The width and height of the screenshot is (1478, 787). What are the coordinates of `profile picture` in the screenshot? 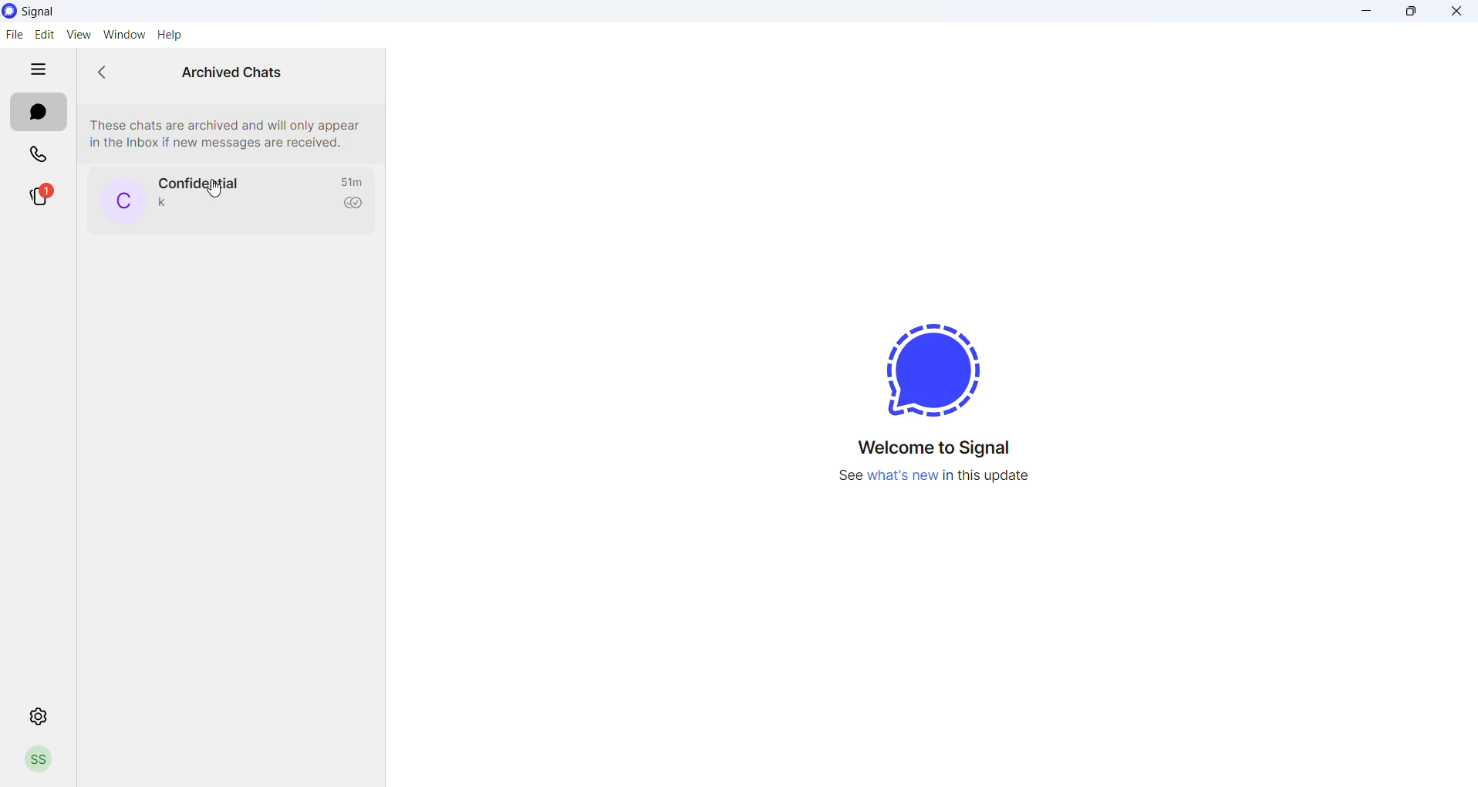 It's located at (120, 201).